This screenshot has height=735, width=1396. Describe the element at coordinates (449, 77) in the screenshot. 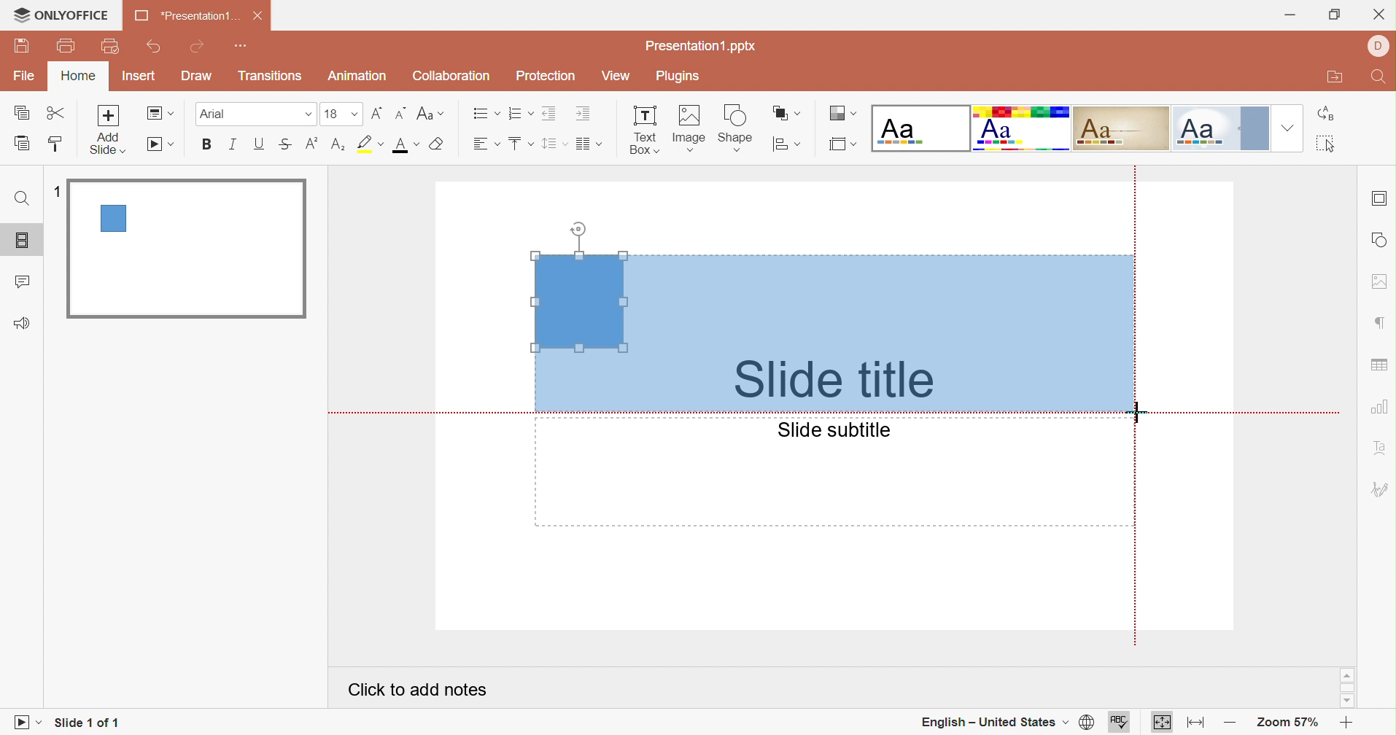

I see `Collaboration` at that location.